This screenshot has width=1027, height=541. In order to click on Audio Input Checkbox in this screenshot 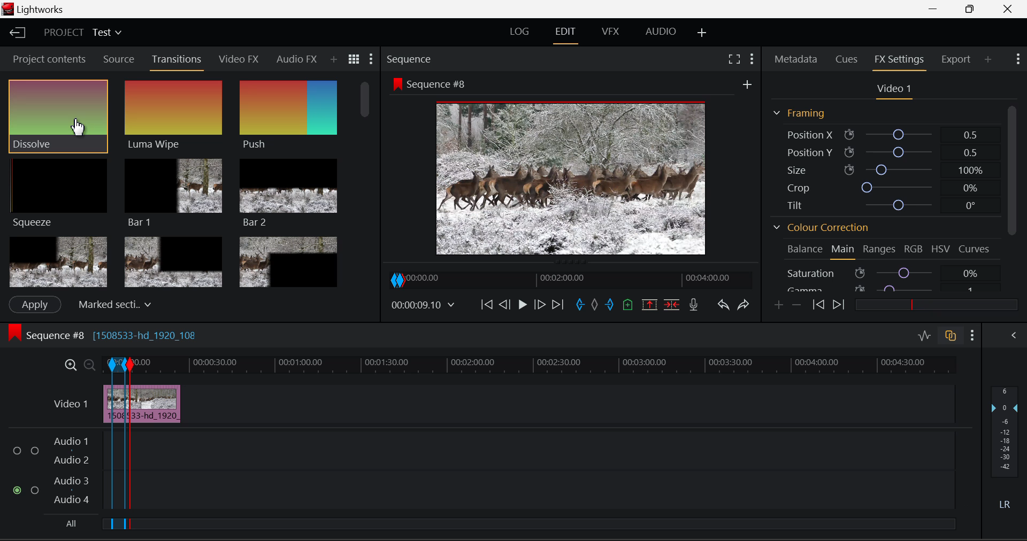, I will do `click(35, 489)`.